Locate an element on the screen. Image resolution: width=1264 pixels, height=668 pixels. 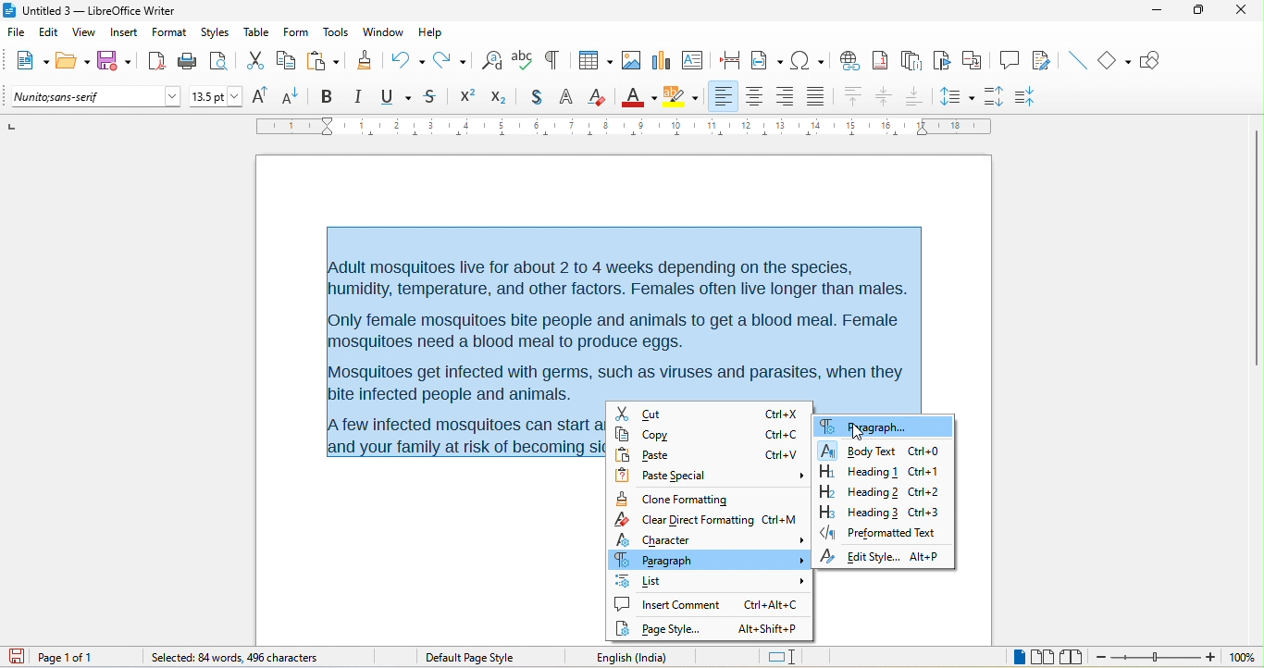
cut is located at coordinates (671, 414).